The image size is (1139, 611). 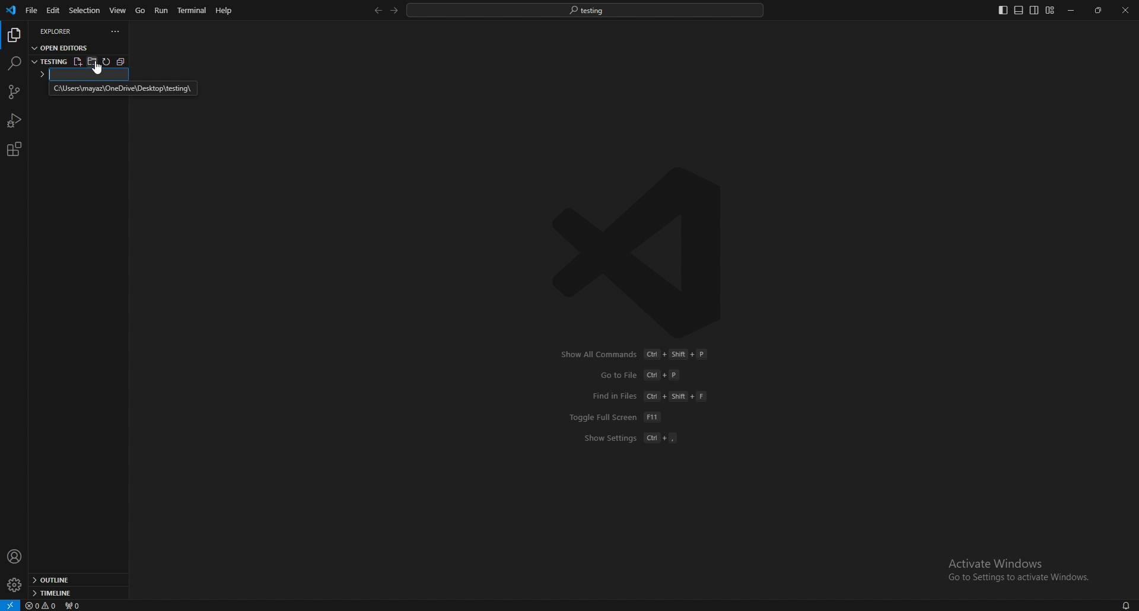 What do you see at coordinates (14, 36) in the screenshot?
I see `explorer` at bounding box center [14, 36].